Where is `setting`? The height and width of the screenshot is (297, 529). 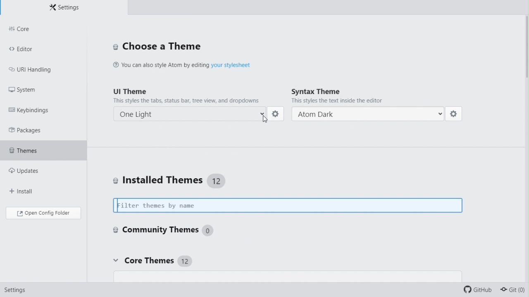
setting is located at coordinates (276, 115).